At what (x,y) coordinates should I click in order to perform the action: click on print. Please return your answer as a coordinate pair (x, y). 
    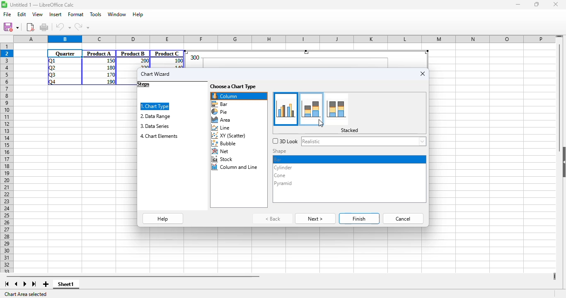
    Looking at the image, I should click on (44, 27).